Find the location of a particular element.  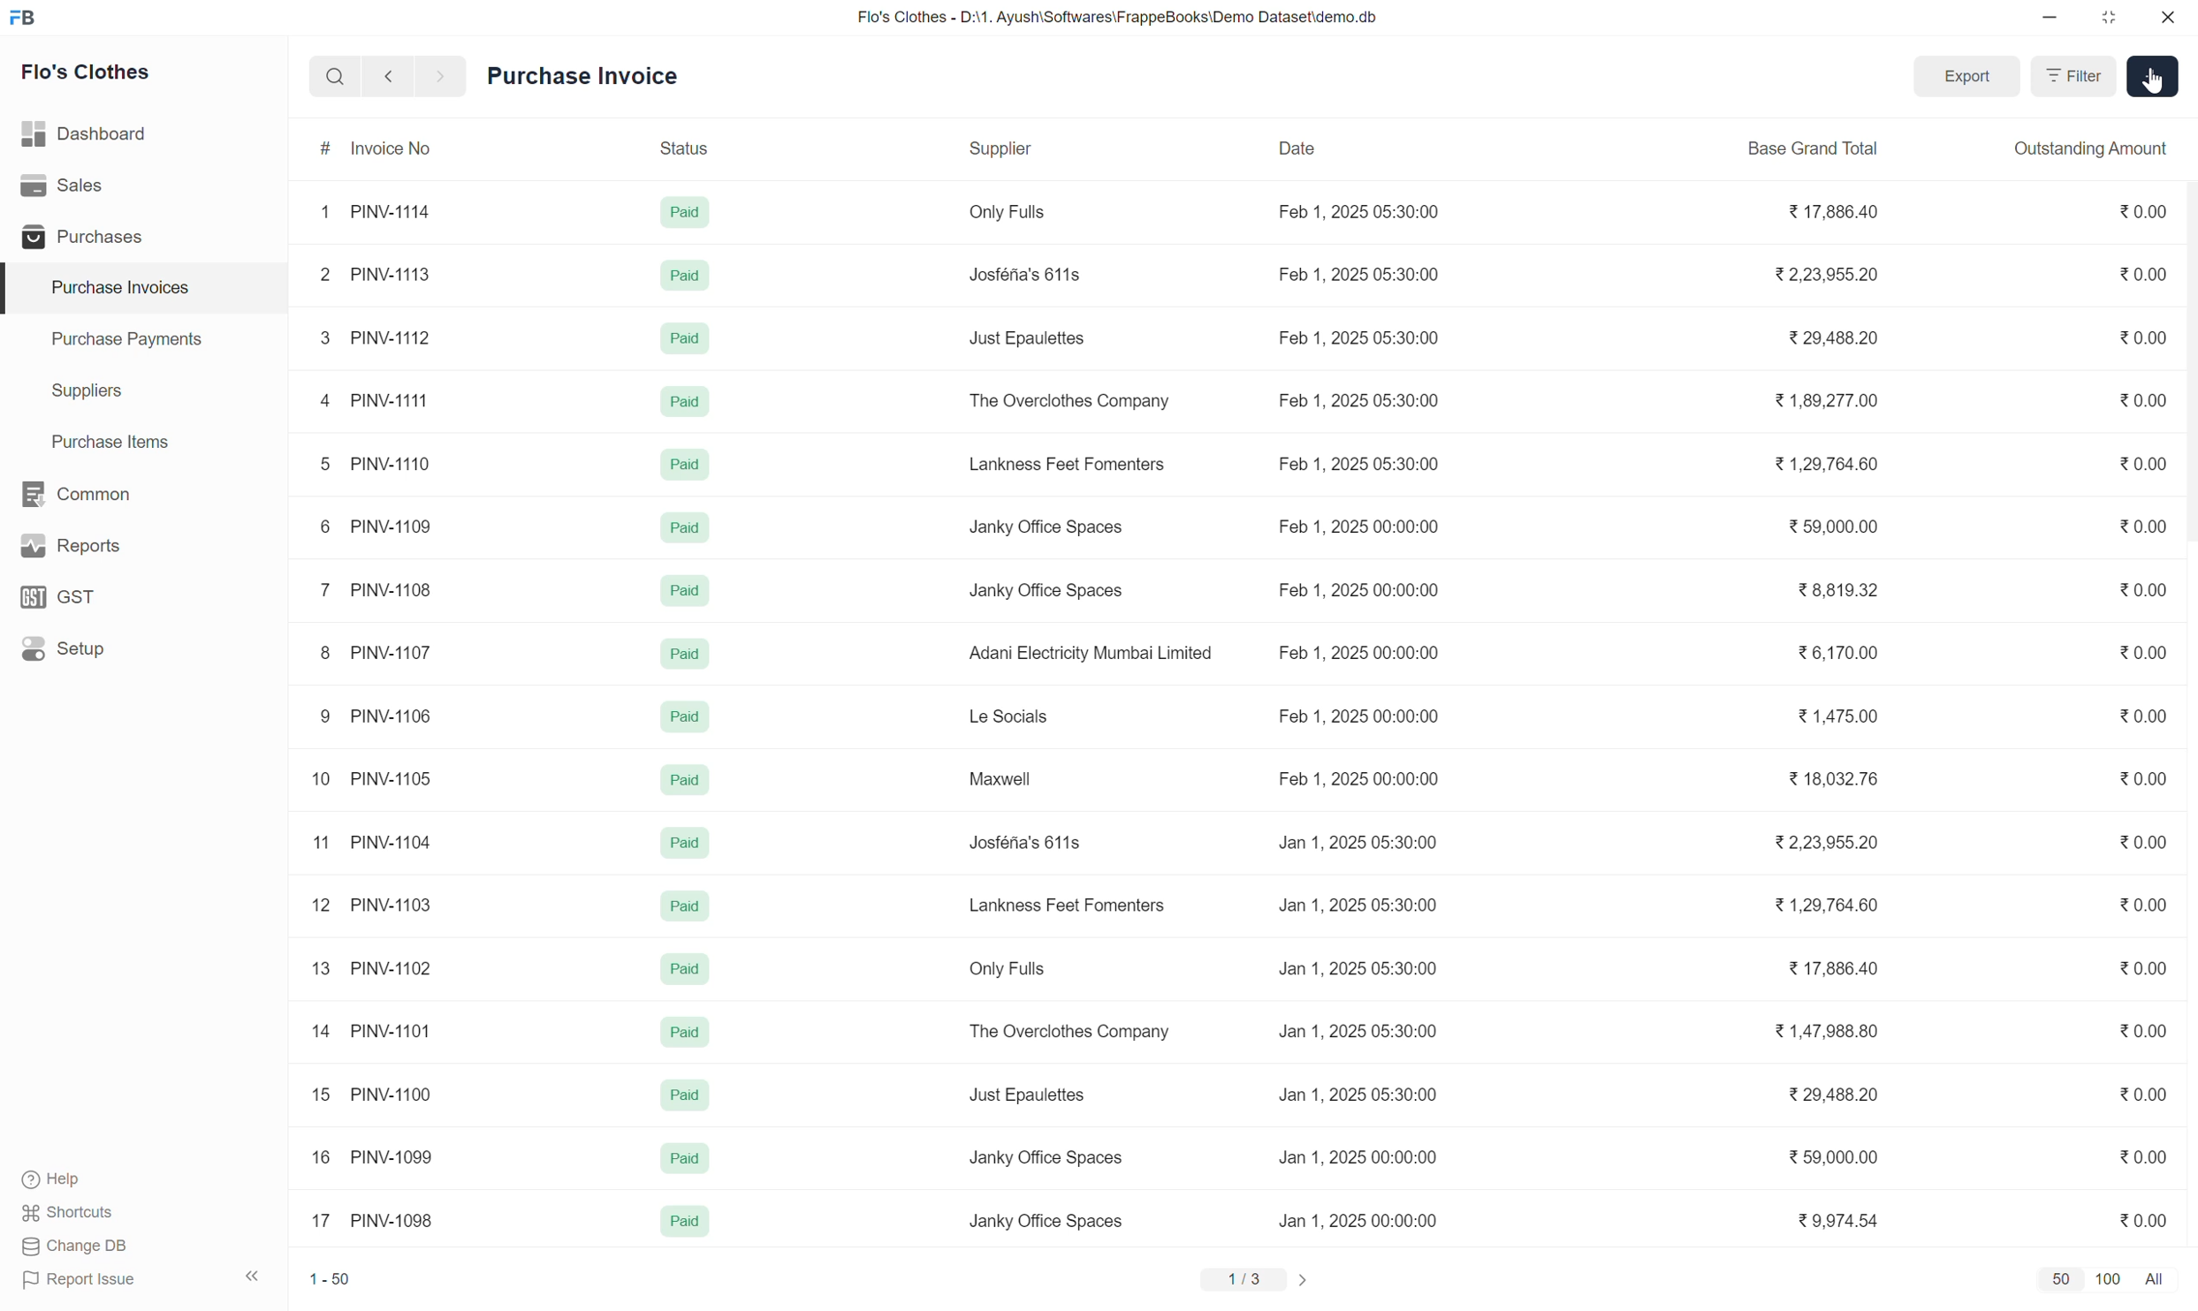

Only Fulls is located at coordinates (1004, 211).